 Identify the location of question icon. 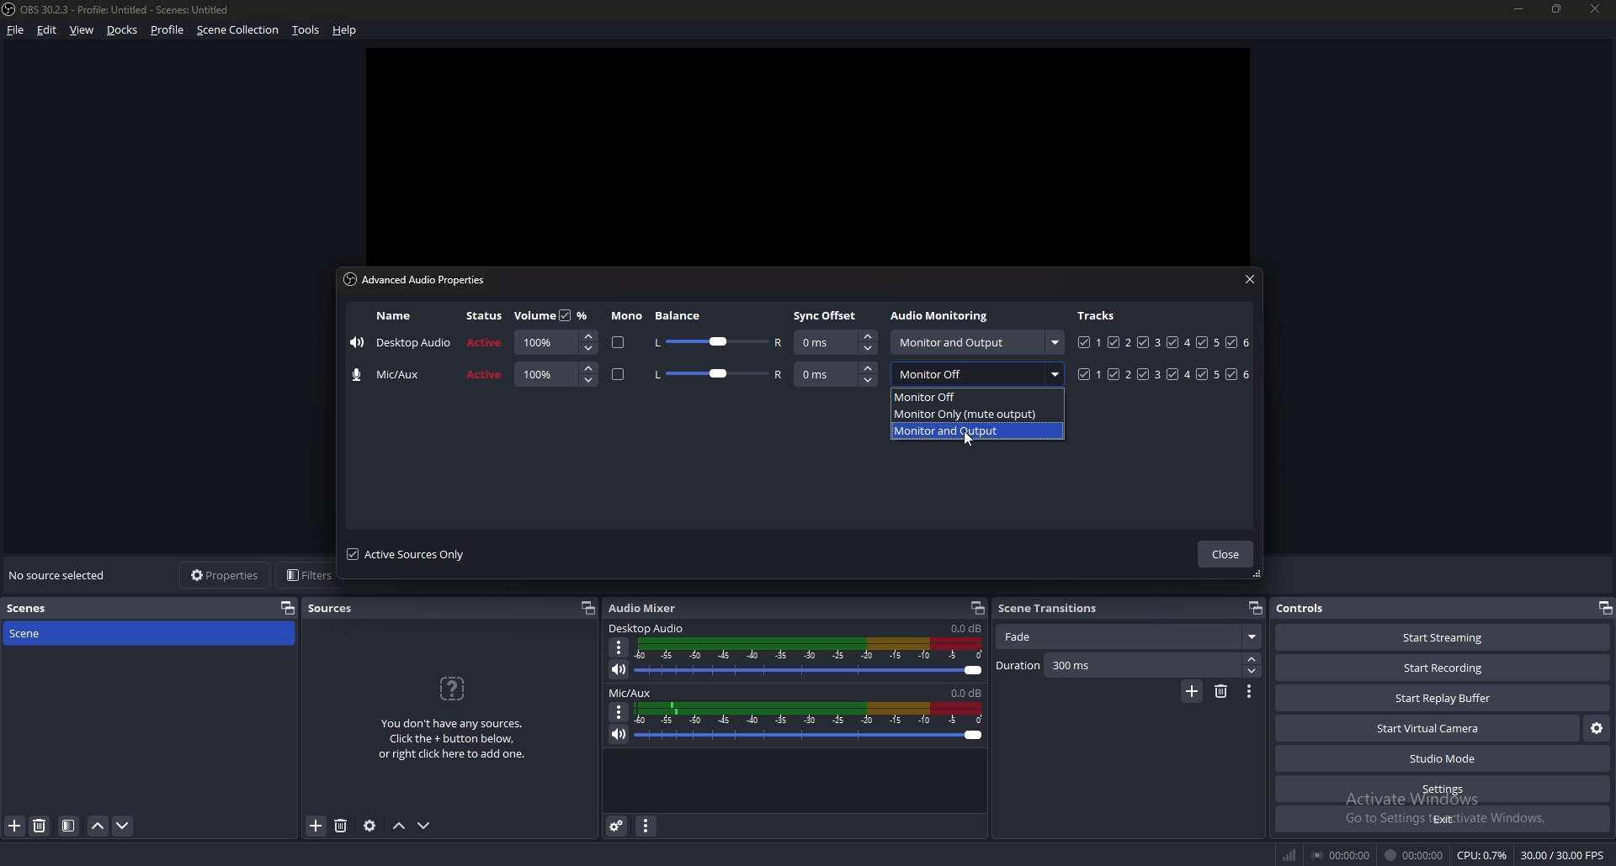
(452, 689).